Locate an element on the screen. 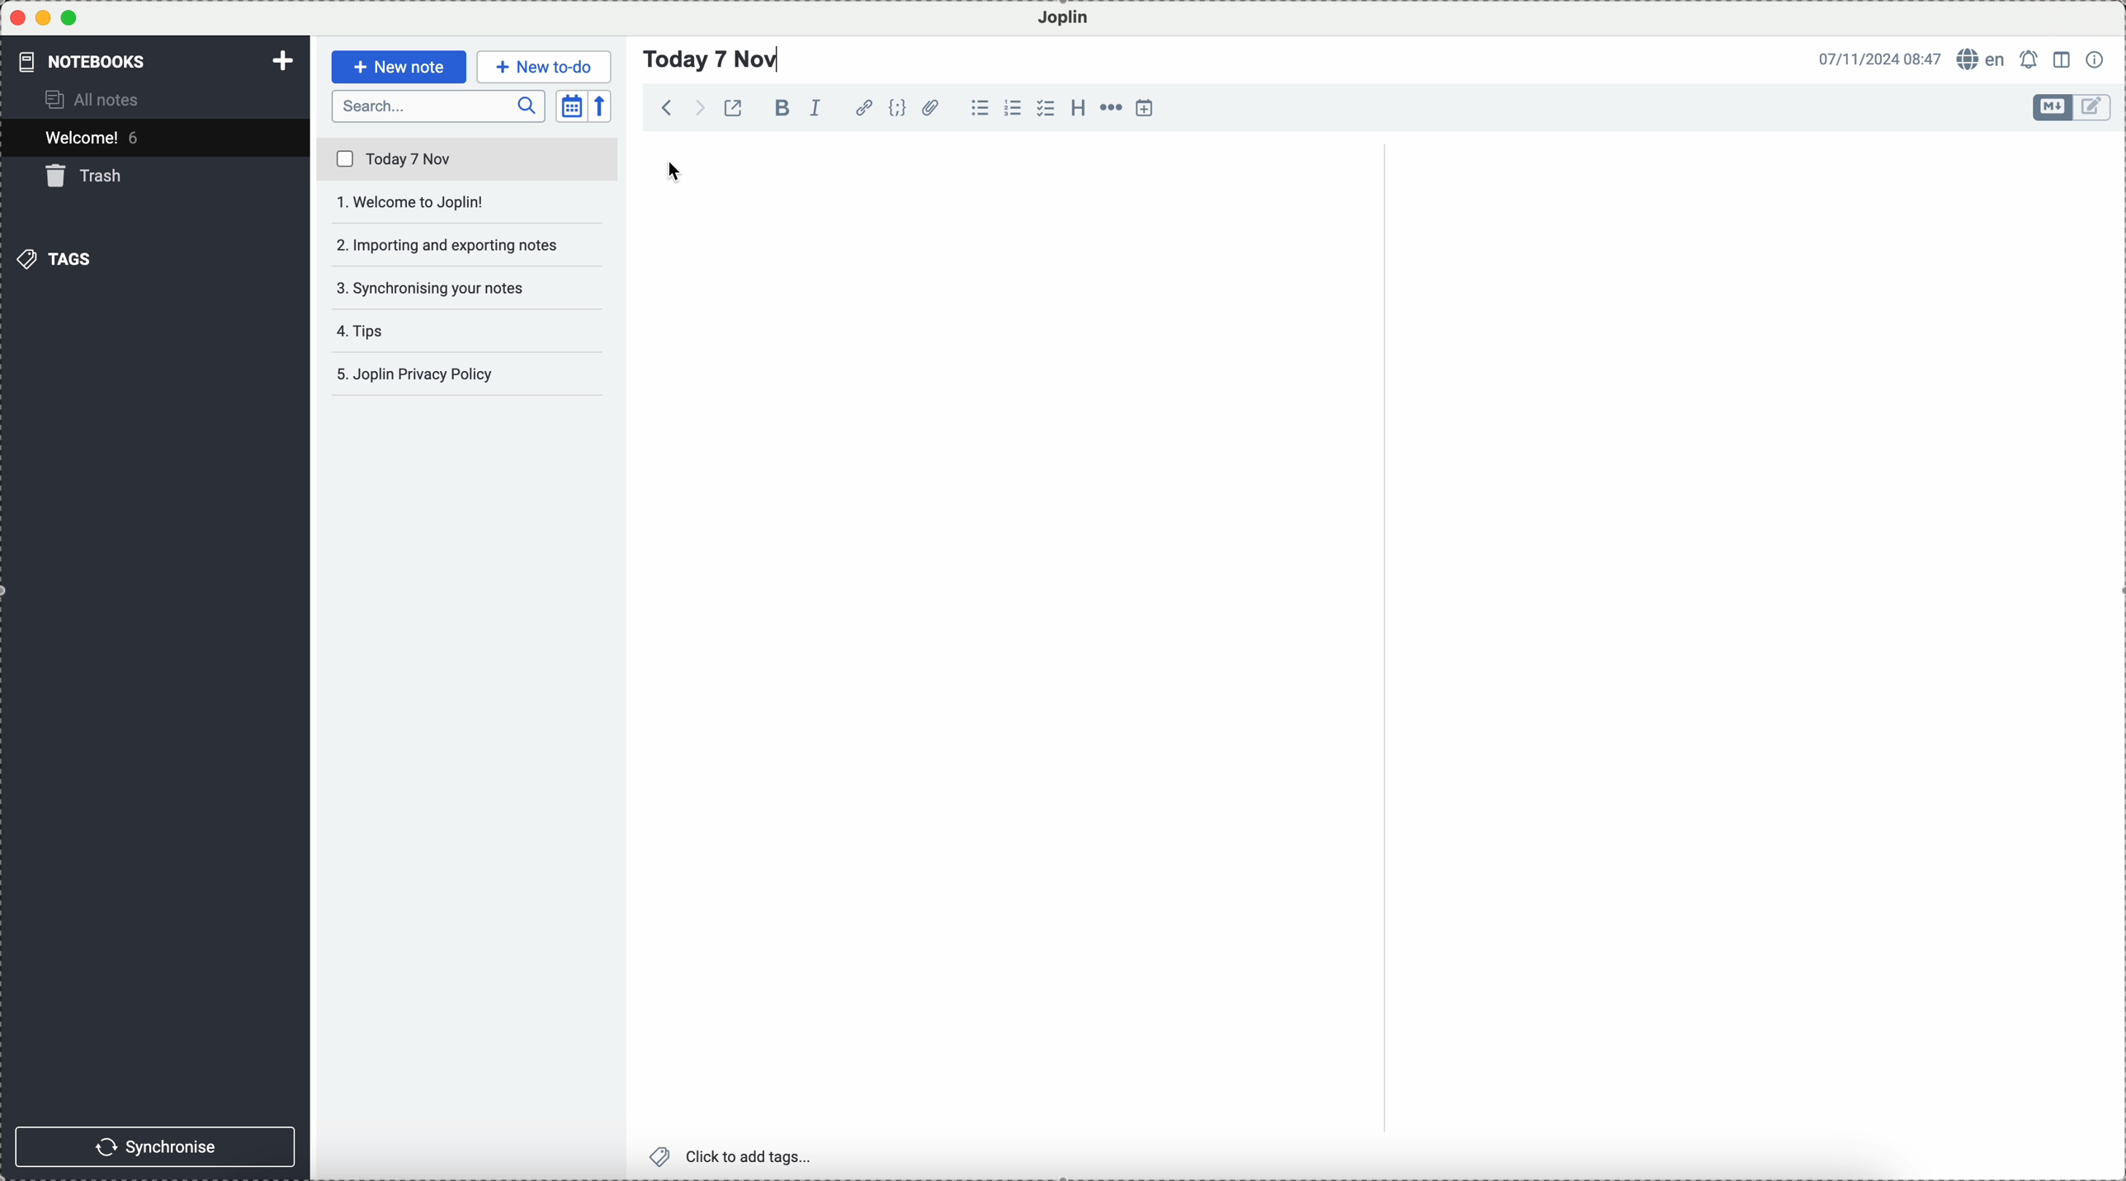 The height and width of the screenshot is (1181, 2126). all notes is located at coordinates (95, 98).